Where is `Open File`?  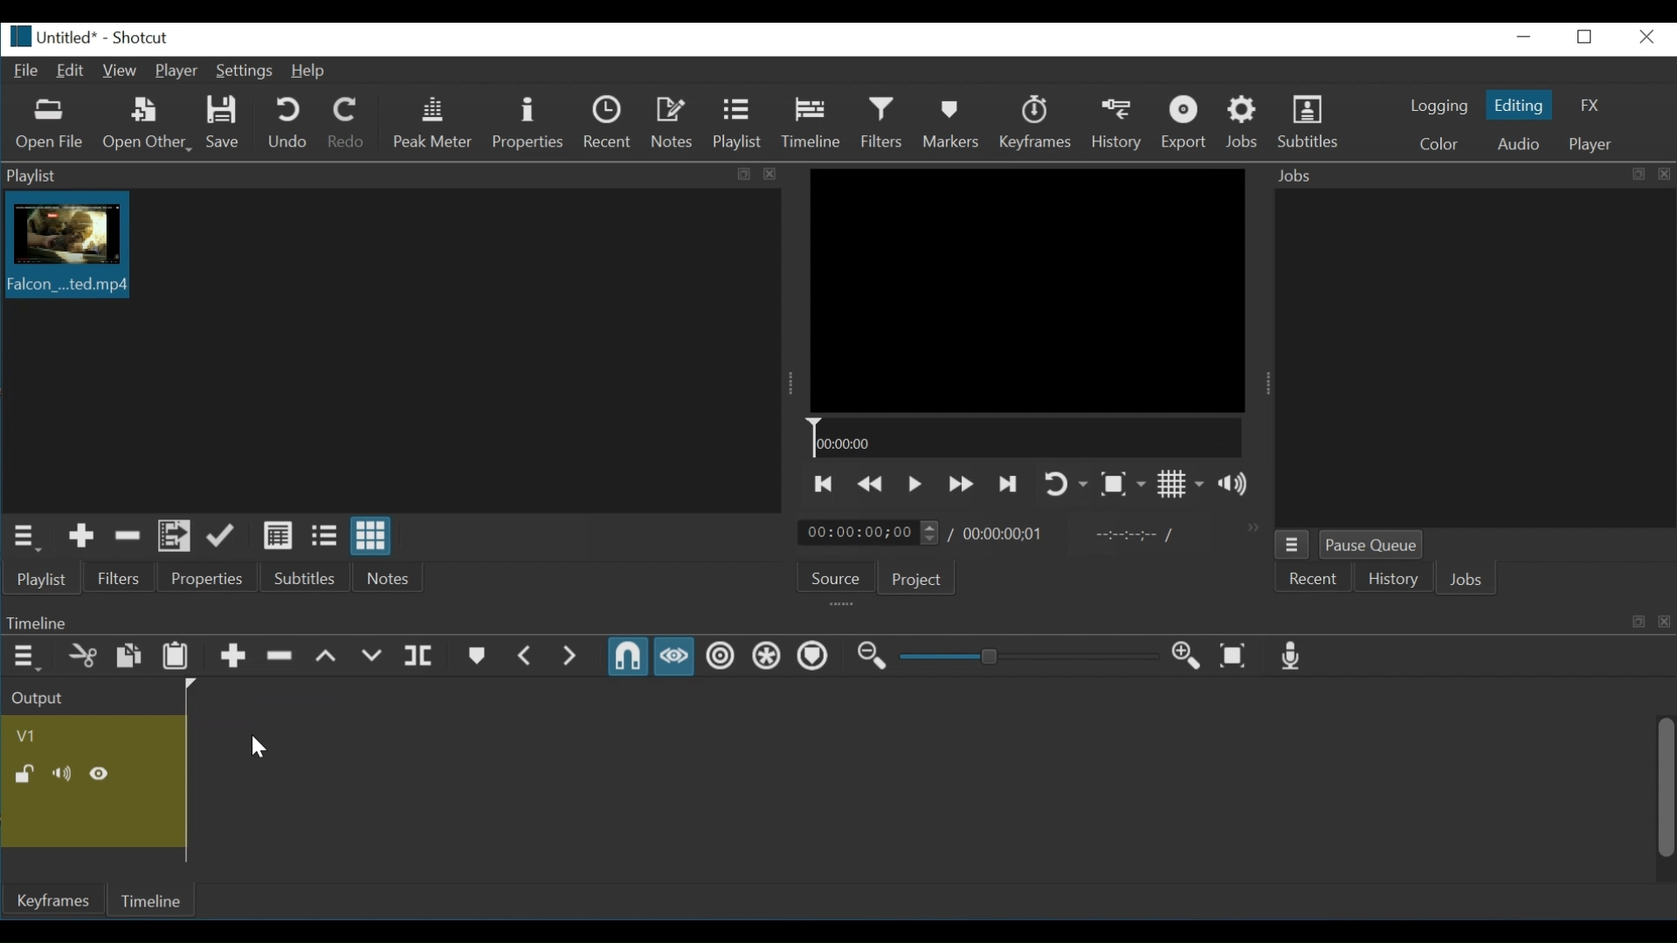 Open File is located at coordinates (50, 127).